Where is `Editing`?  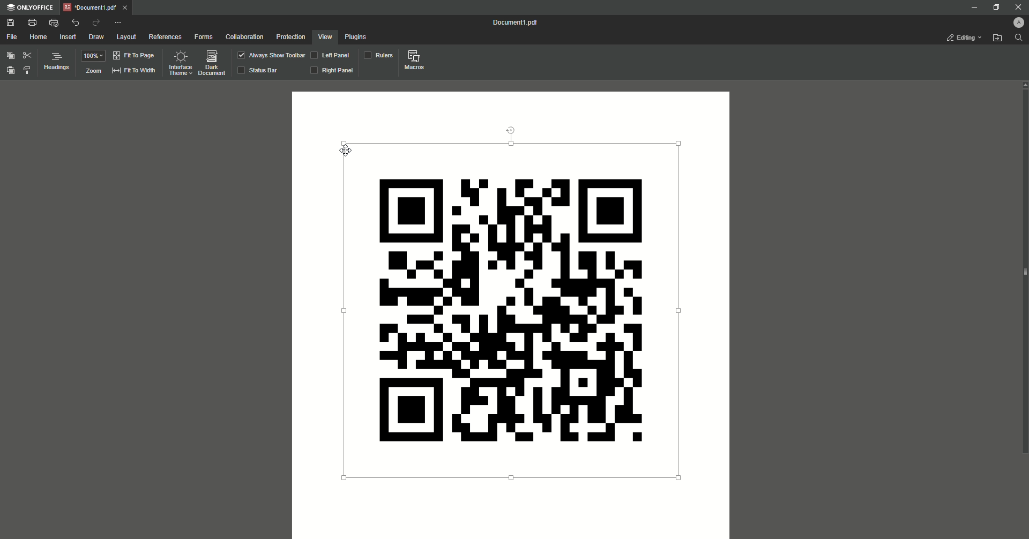
Editing is located at coordinates (958, 36).